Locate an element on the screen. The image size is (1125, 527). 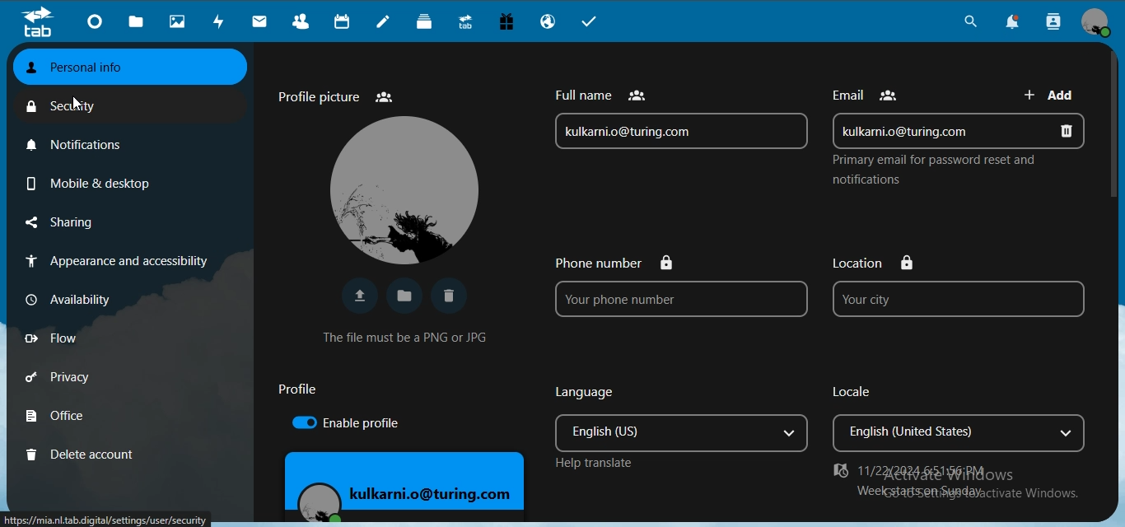
profile is located at coordinates (302, 390).